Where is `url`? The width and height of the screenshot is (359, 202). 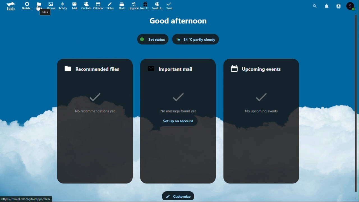 url is located at coordinates (27, 199).